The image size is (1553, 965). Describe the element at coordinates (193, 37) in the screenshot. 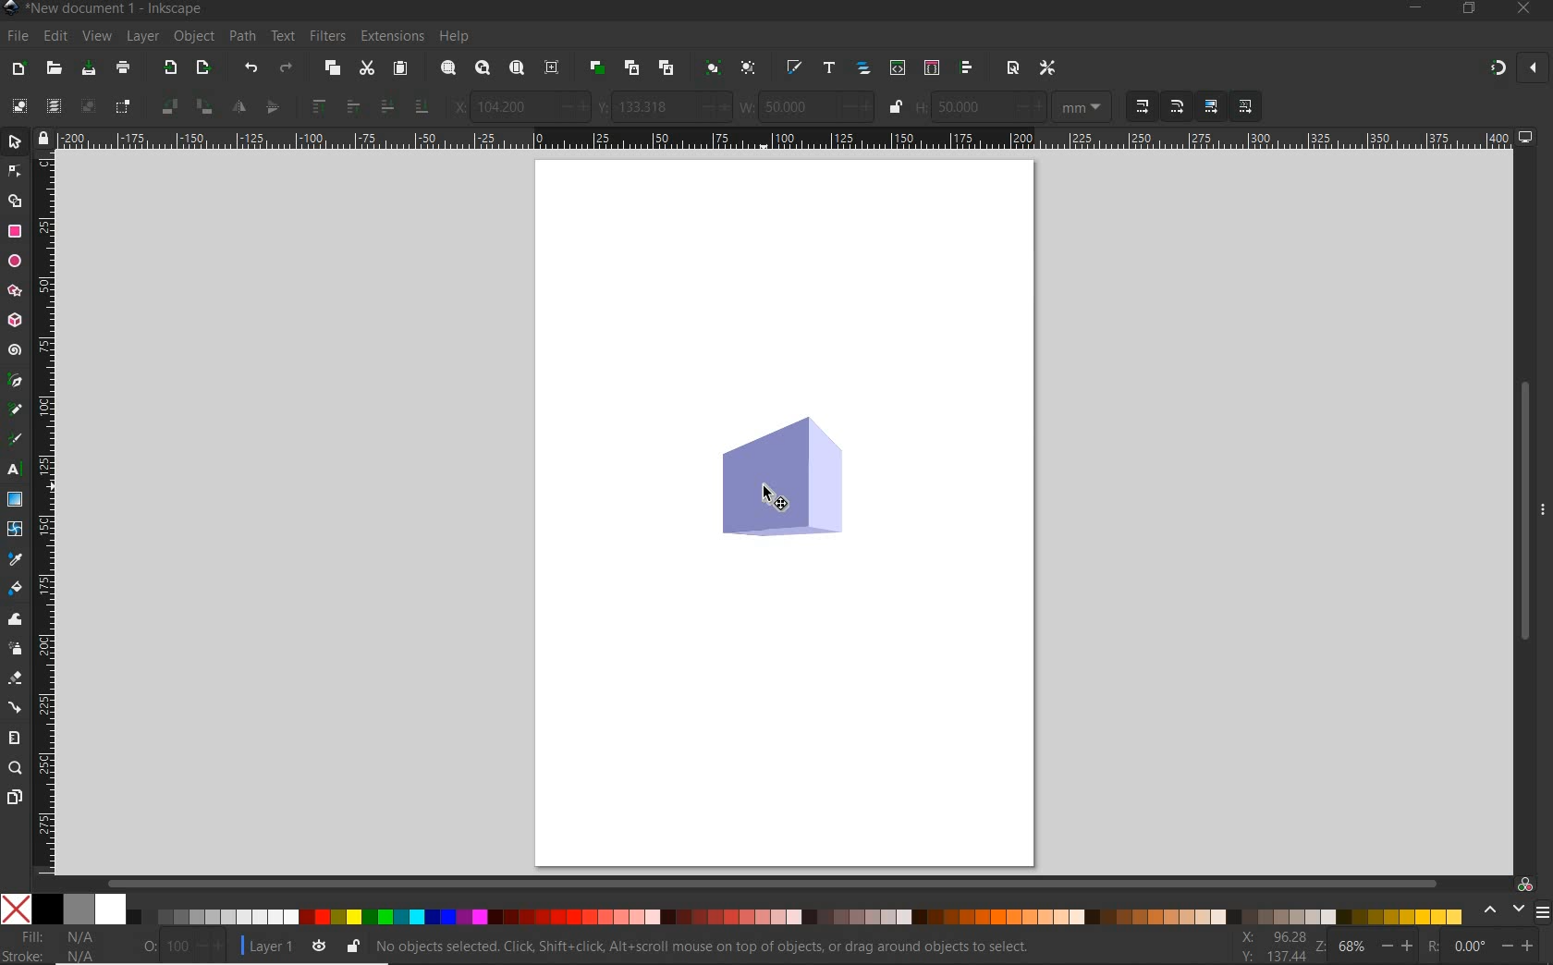

I see `object` at that location.